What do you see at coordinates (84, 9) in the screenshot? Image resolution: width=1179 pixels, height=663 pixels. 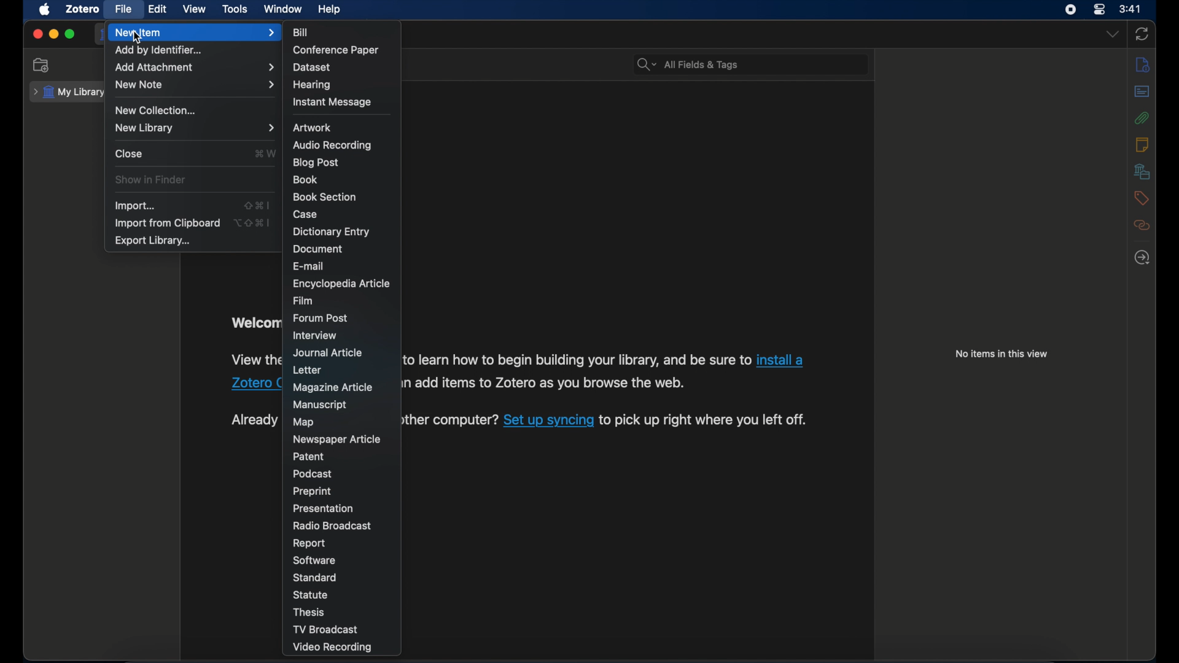 I see `zotero` at bounding box center [84, 9].